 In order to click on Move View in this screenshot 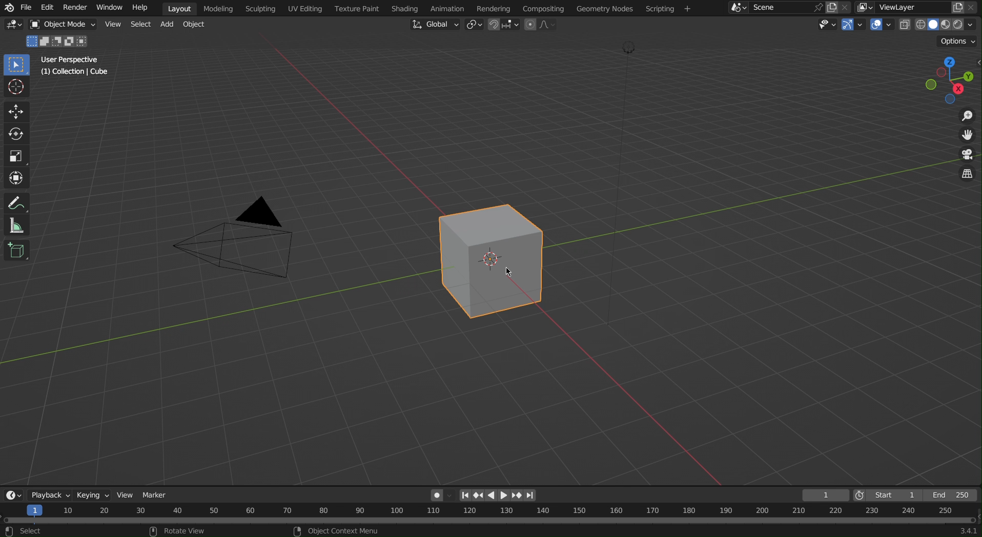, I will do `click(966, 136)`.